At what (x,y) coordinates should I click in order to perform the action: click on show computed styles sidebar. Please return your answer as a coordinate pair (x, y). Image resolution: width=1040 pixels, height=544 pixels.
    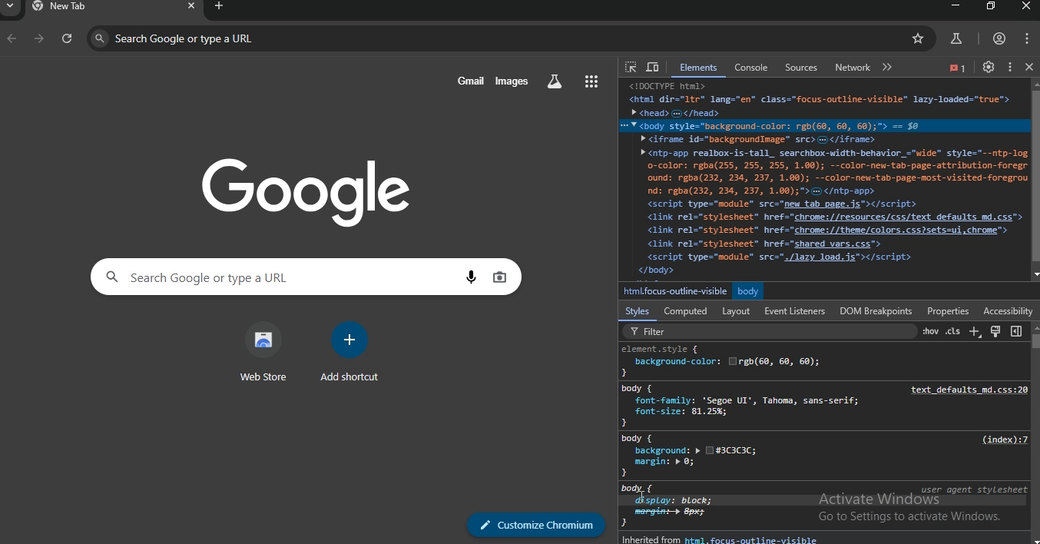
    Looking at the image, I should click on (1016, 333).